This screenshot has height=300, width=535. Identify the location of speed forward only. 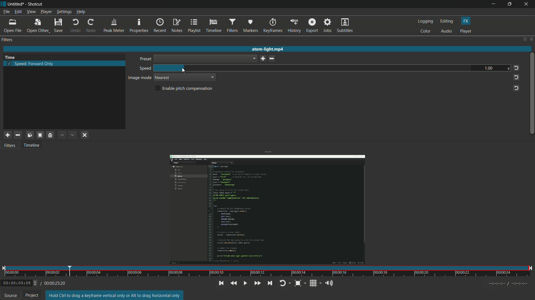
(30, 65).